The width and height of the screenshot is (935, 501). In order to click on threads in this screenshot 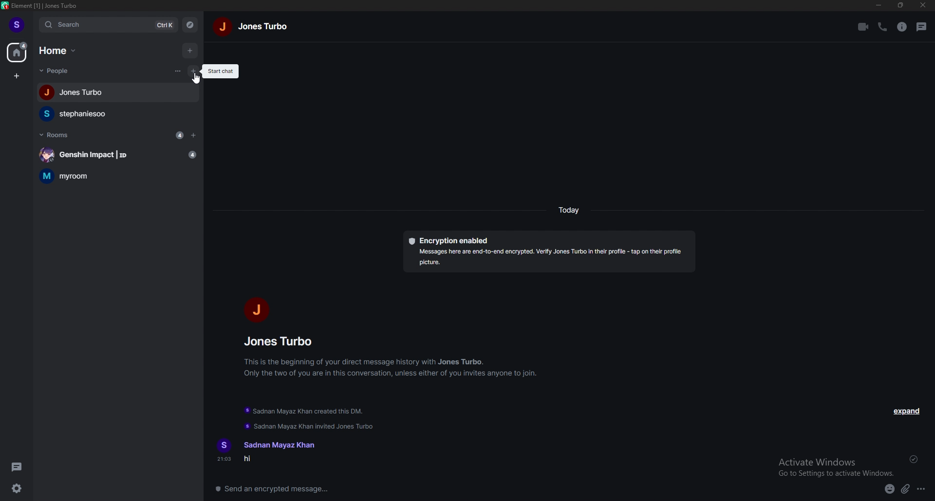, I will do `click(922, 27)`.